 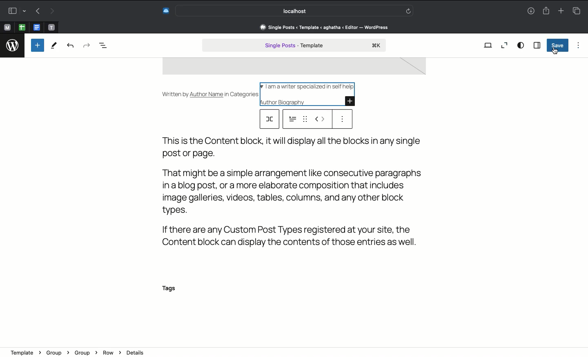 What do you see at coordinates (556, 44) in the screenshot?
I see `Save` at bounding box center [556, 44].